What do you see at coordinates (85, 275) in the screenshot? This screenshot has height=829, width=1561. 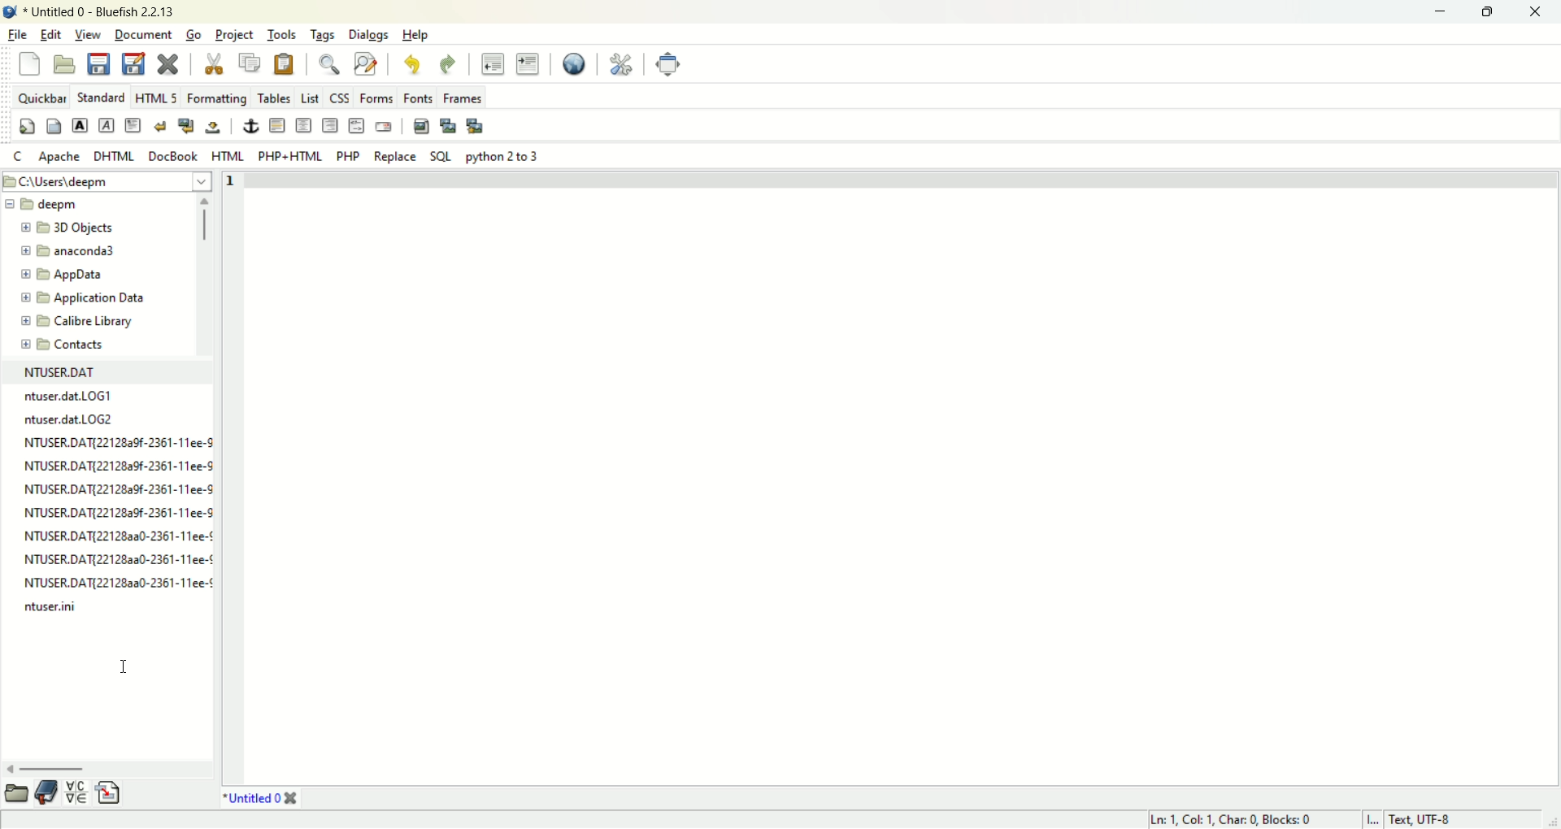 I see `folder name` at bounding box center [85, 275].